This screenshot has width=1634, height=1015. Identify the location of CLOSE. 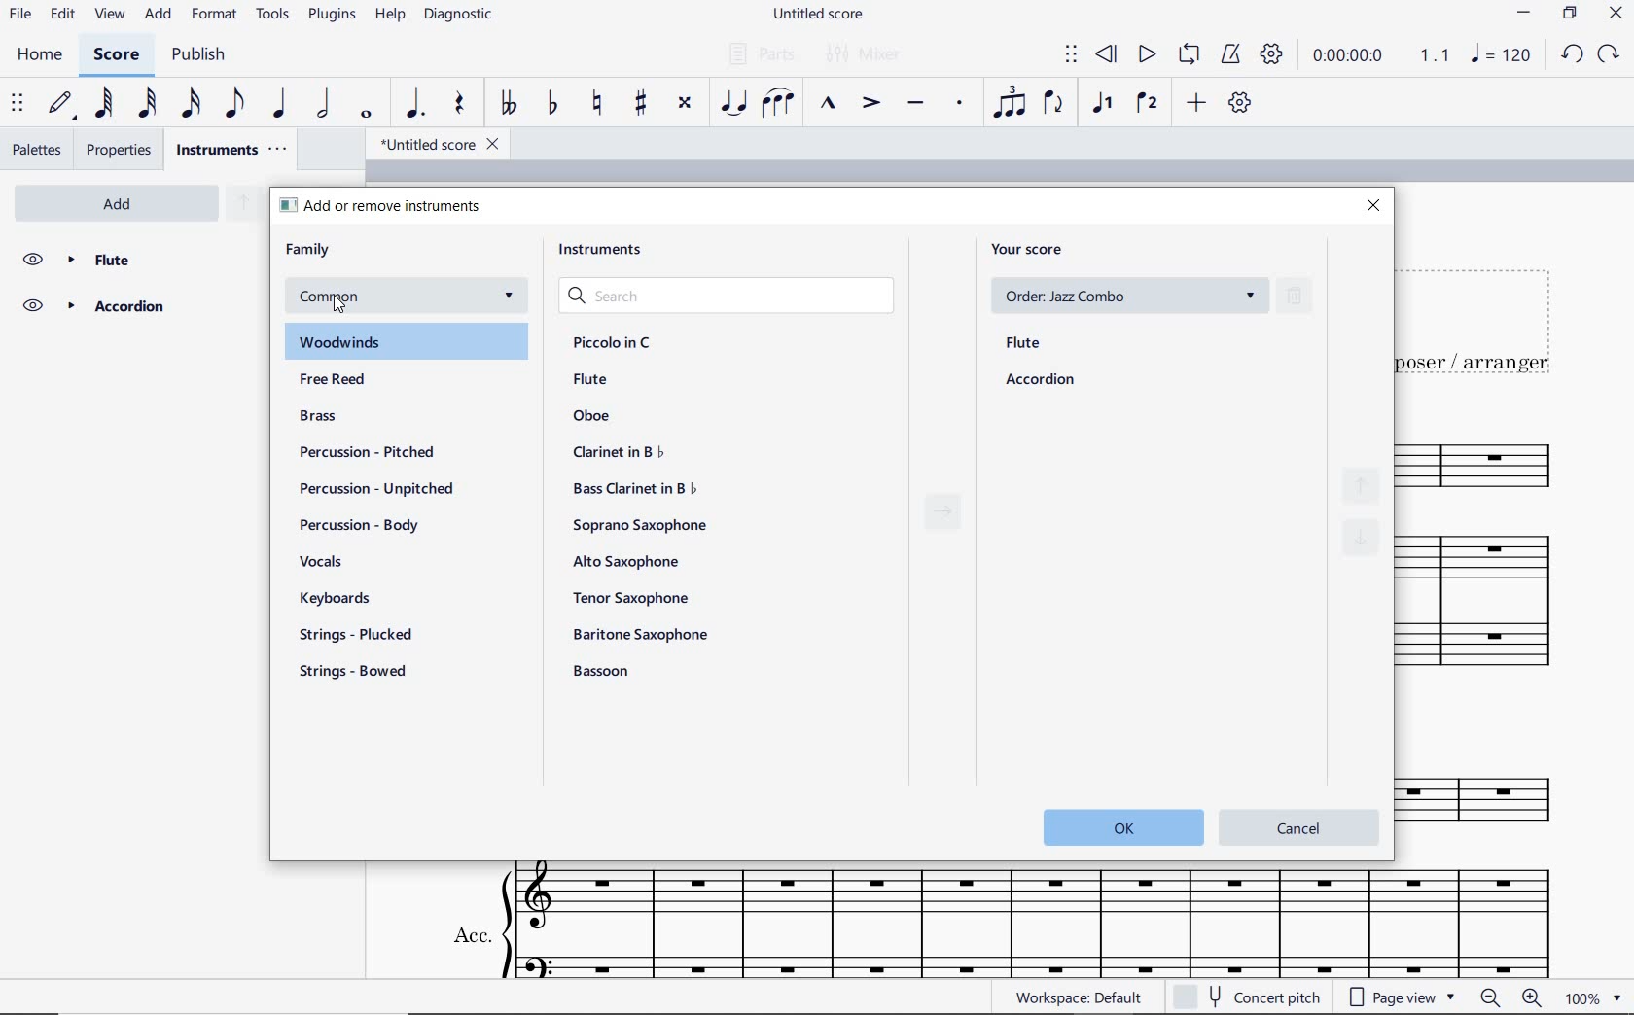
(1615, 13).